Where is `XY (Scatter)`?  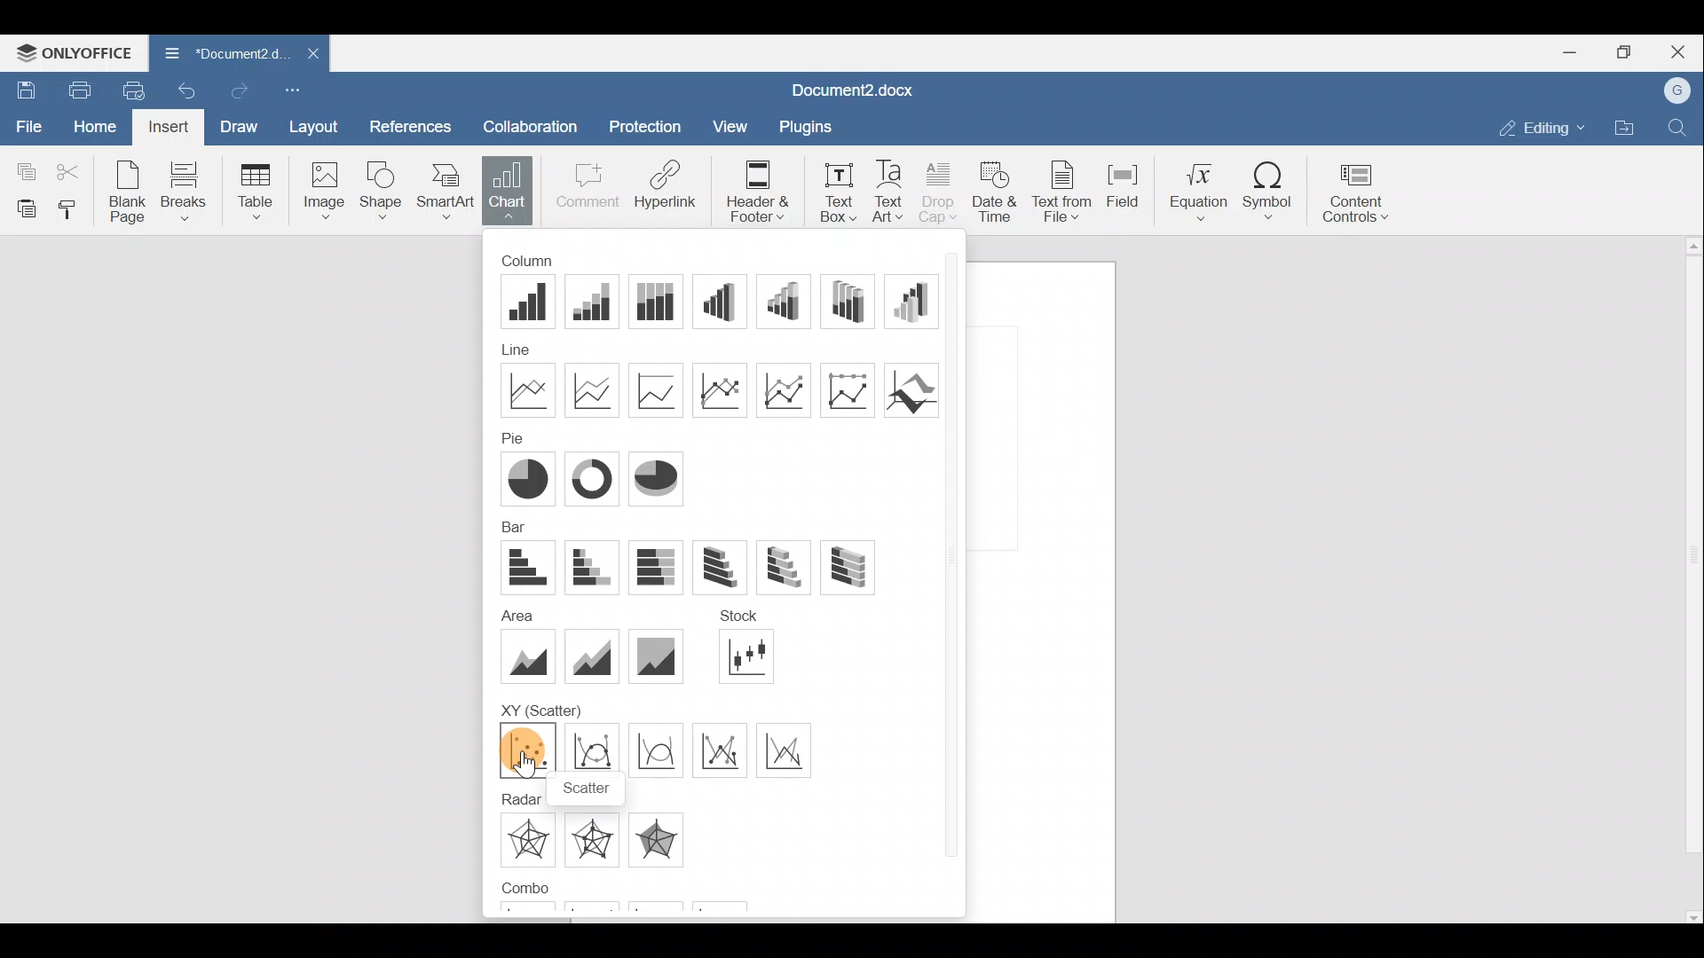
XY (Scatter) is located at coordinates (540, 704).